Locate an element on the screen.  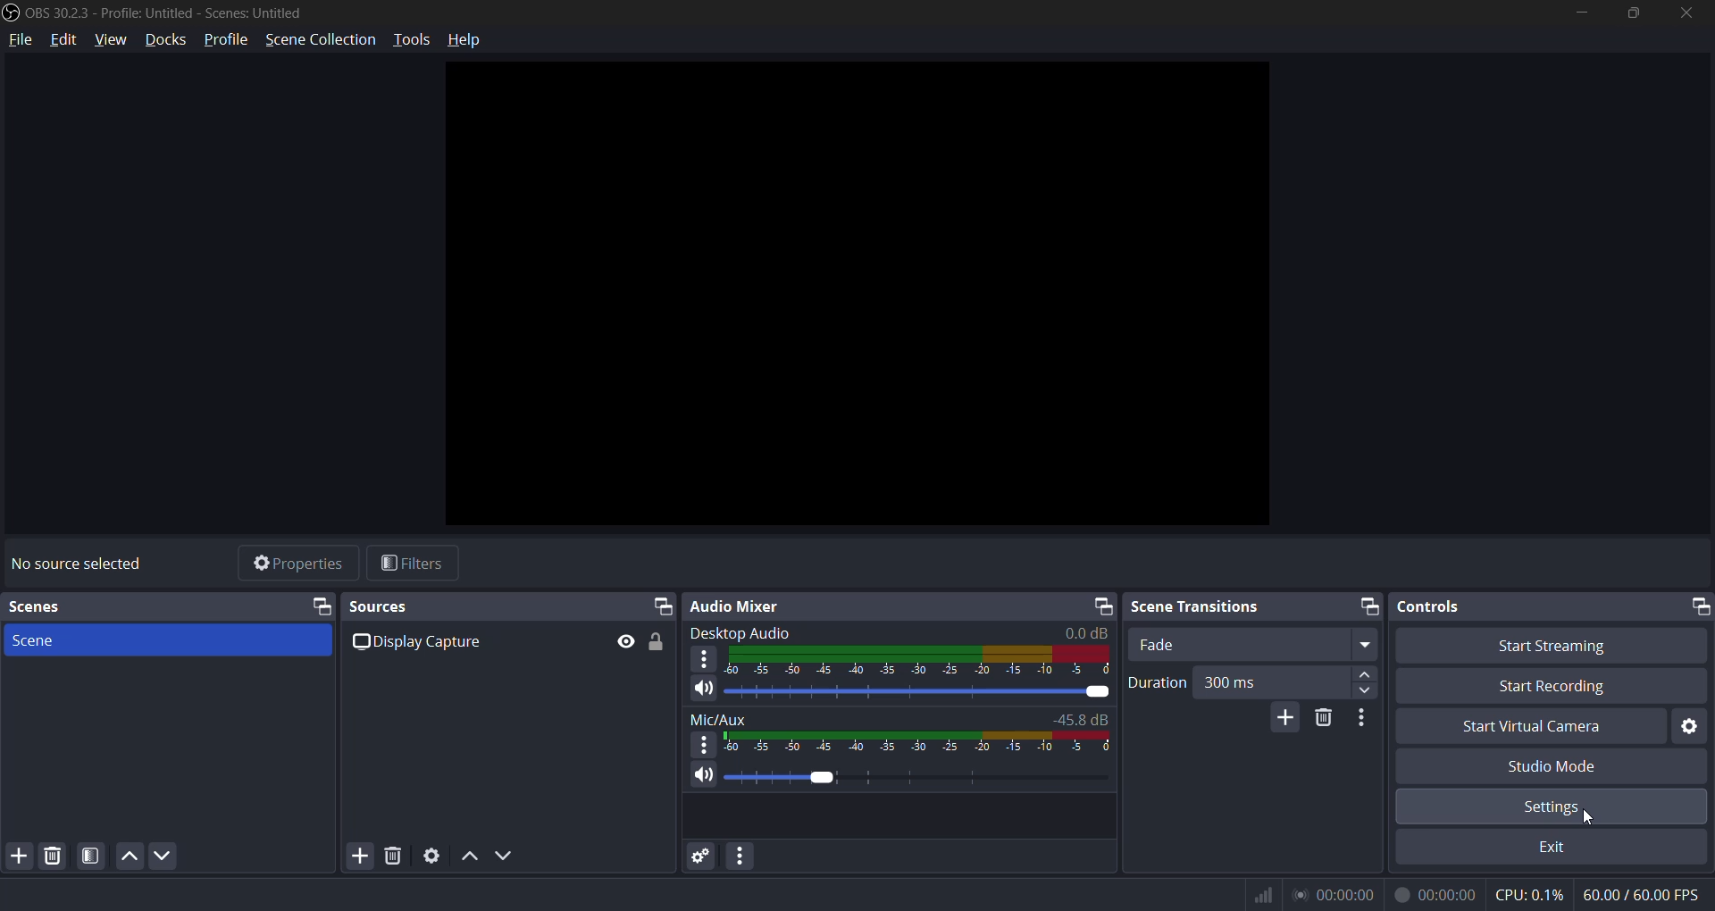
file is located at coordinates (18, 39).